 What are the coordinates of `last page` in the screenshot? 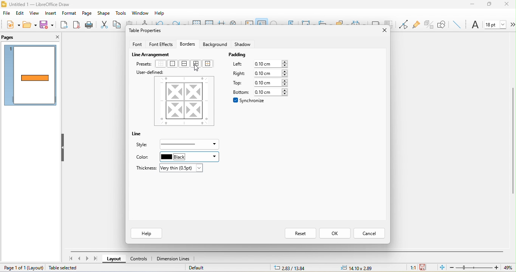 It's located at (97, 259).